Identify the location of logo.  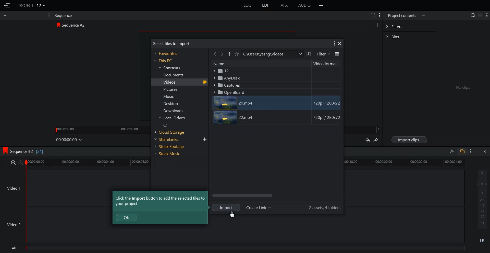
(58, 25).